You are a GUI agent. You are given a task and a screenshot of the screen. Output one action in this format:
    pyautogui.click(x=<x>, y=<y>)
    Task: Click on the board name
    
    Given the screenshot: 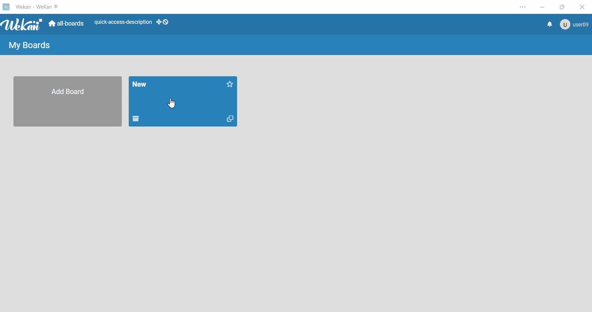 What is the action you would take?
    pyautogui.click(x=139, y=84)
    